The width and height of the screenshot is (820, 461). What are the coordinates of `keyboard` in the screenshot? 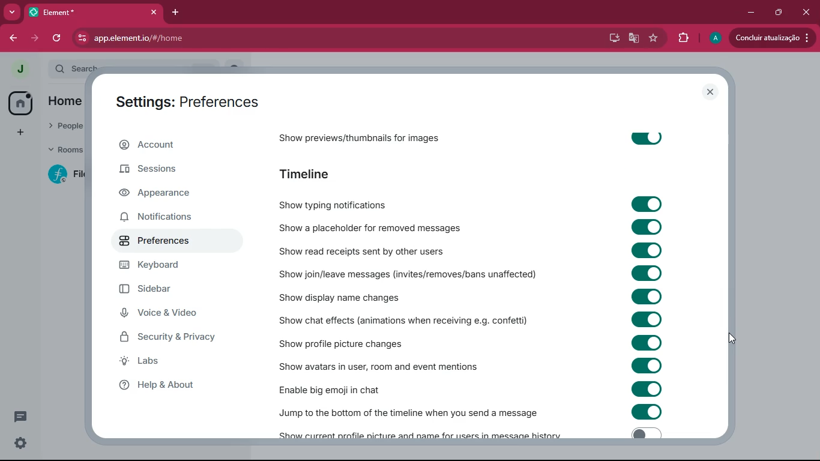 It's located at (172, 267).